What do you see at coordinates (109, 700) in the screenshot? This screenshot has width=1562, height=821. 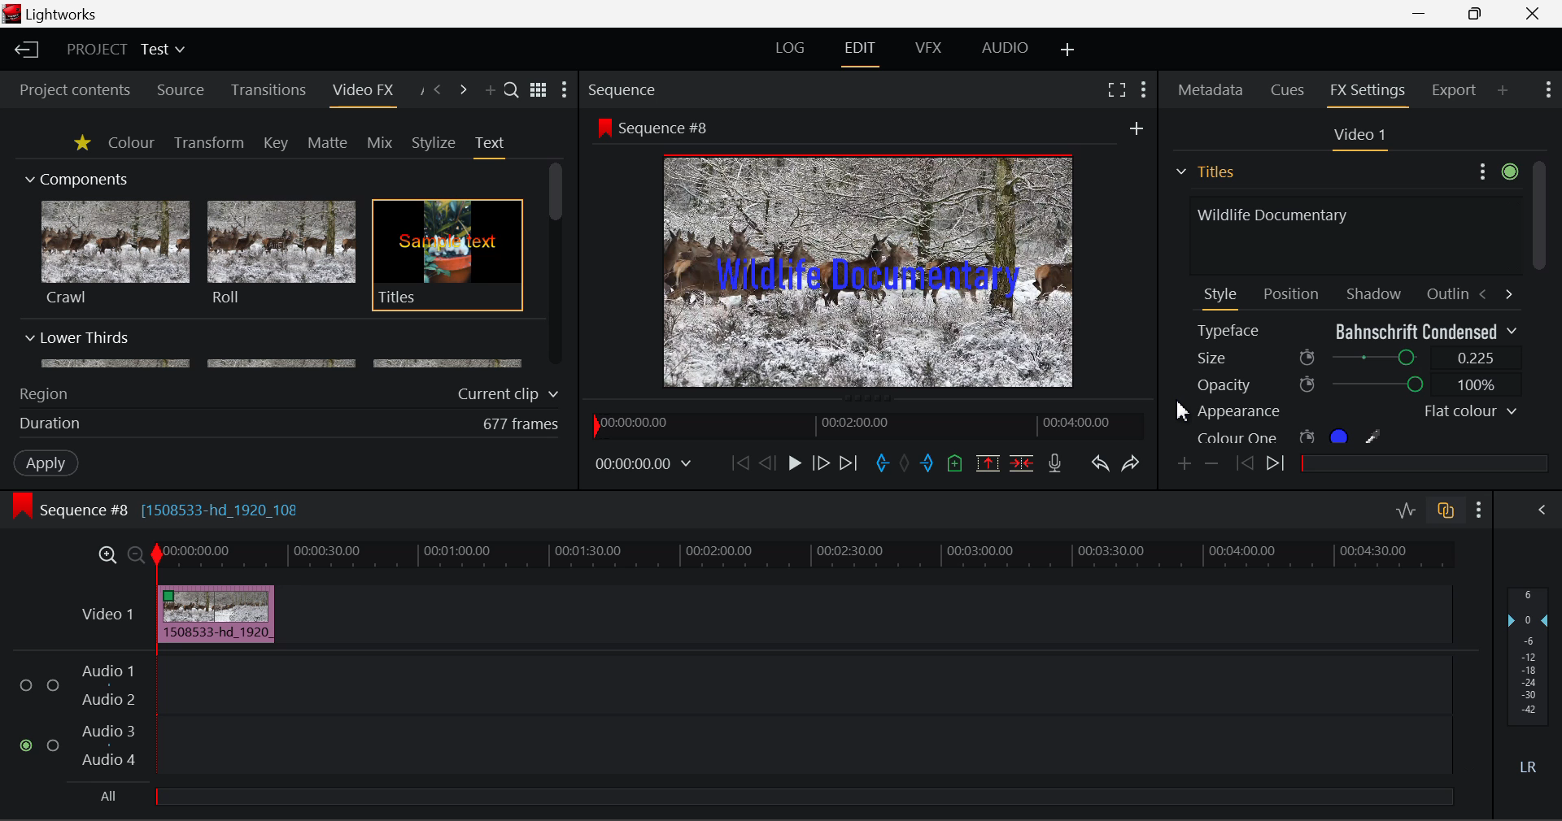 I see `Audio 2` at bounding box center [109, 700].